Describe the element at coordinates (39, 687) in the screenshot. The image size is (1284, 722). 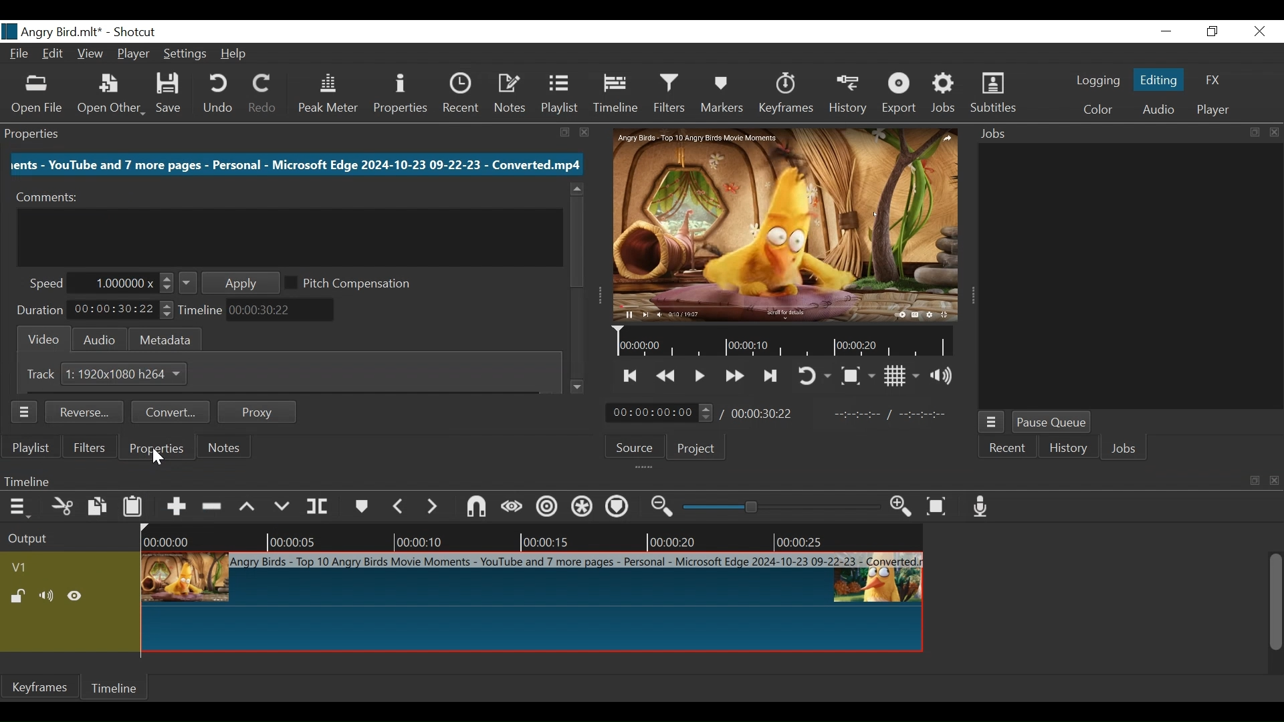
I see `Keyframe` at that location.